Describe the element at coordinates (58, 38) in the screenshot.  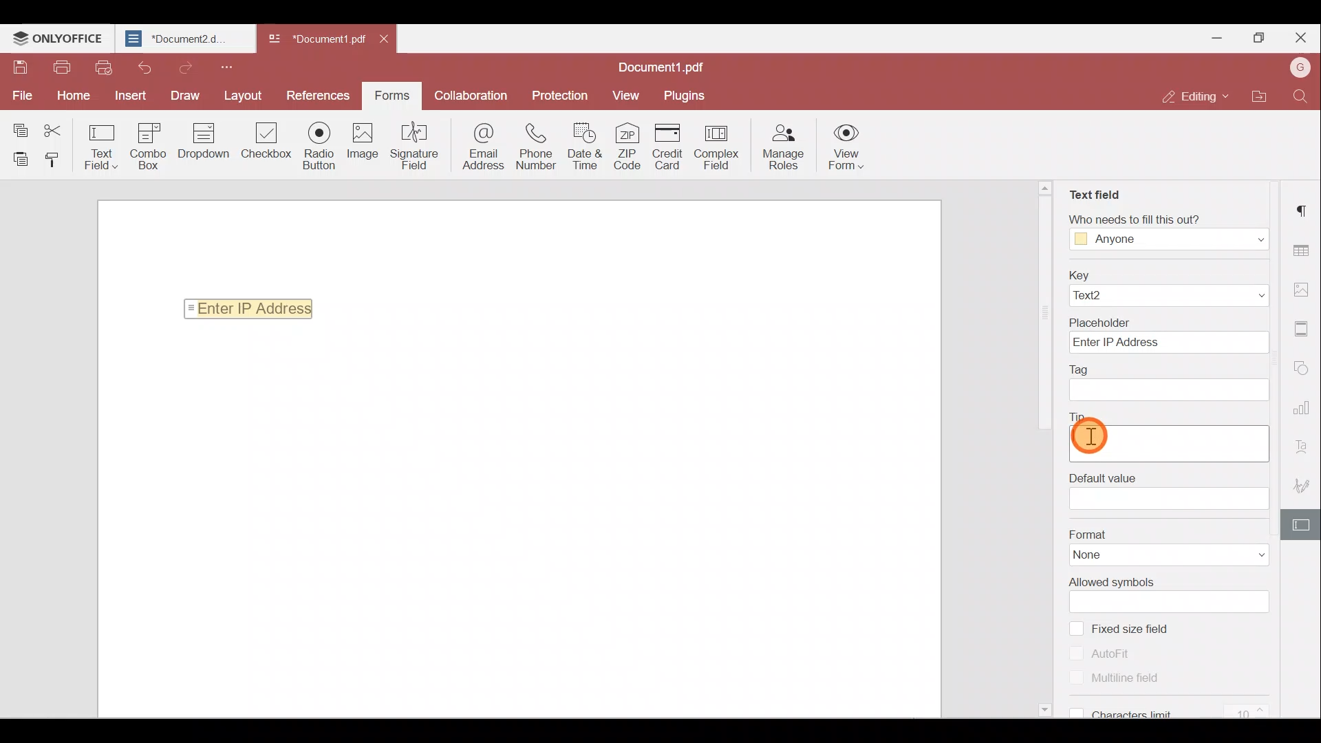
I see `ONLYOFFICE` at that location.